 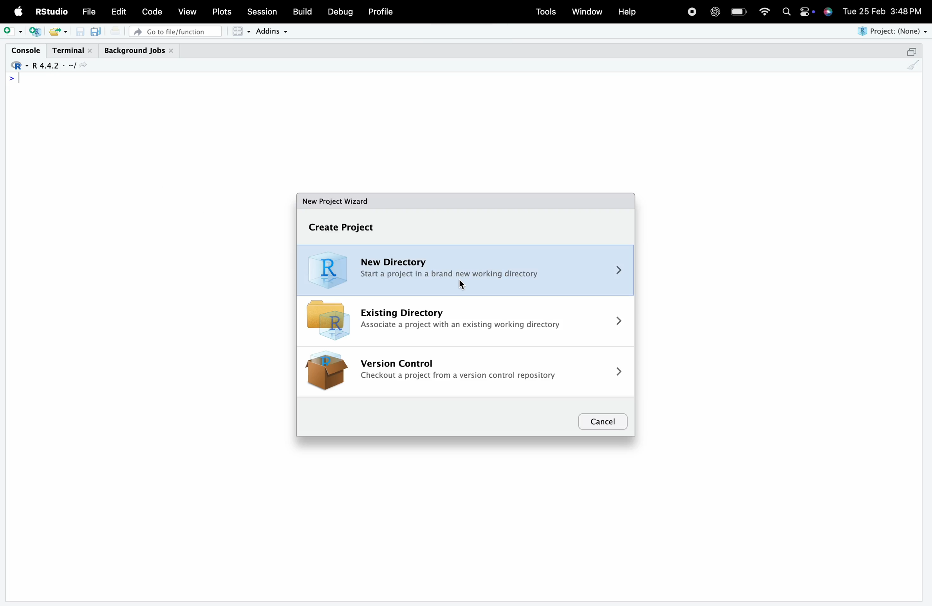 I want to click on Code, so click(x=152, y=11).